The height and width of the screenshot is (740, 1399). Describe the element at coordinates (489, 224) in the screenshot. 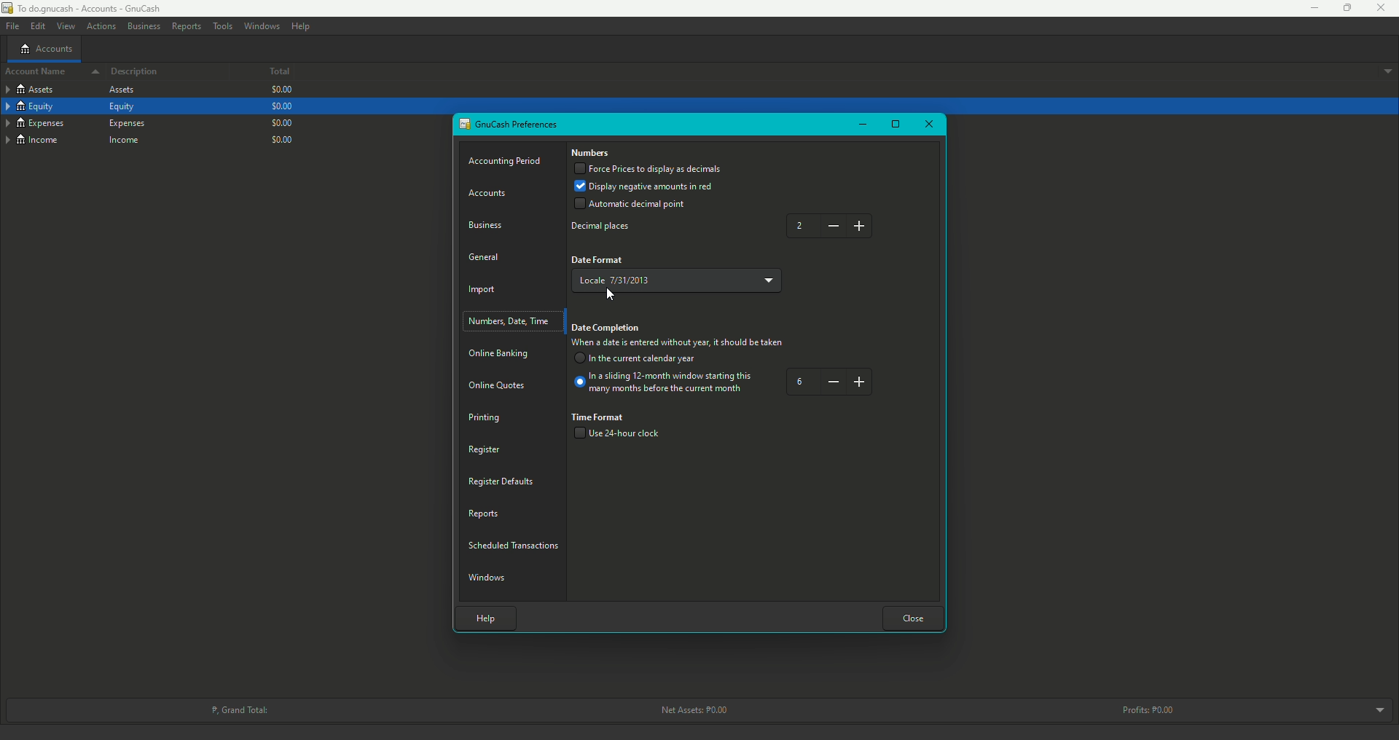

I see `Business` at that location.